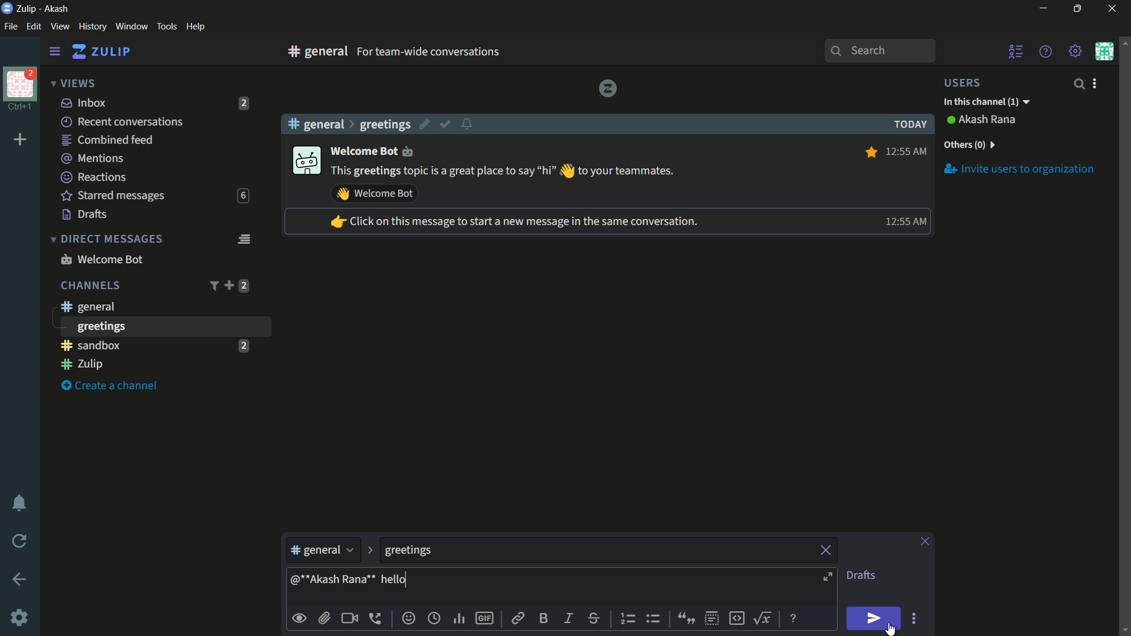 The height and width of the screenshot is (636, 1131). I want to click on reload, so click(20, 541).